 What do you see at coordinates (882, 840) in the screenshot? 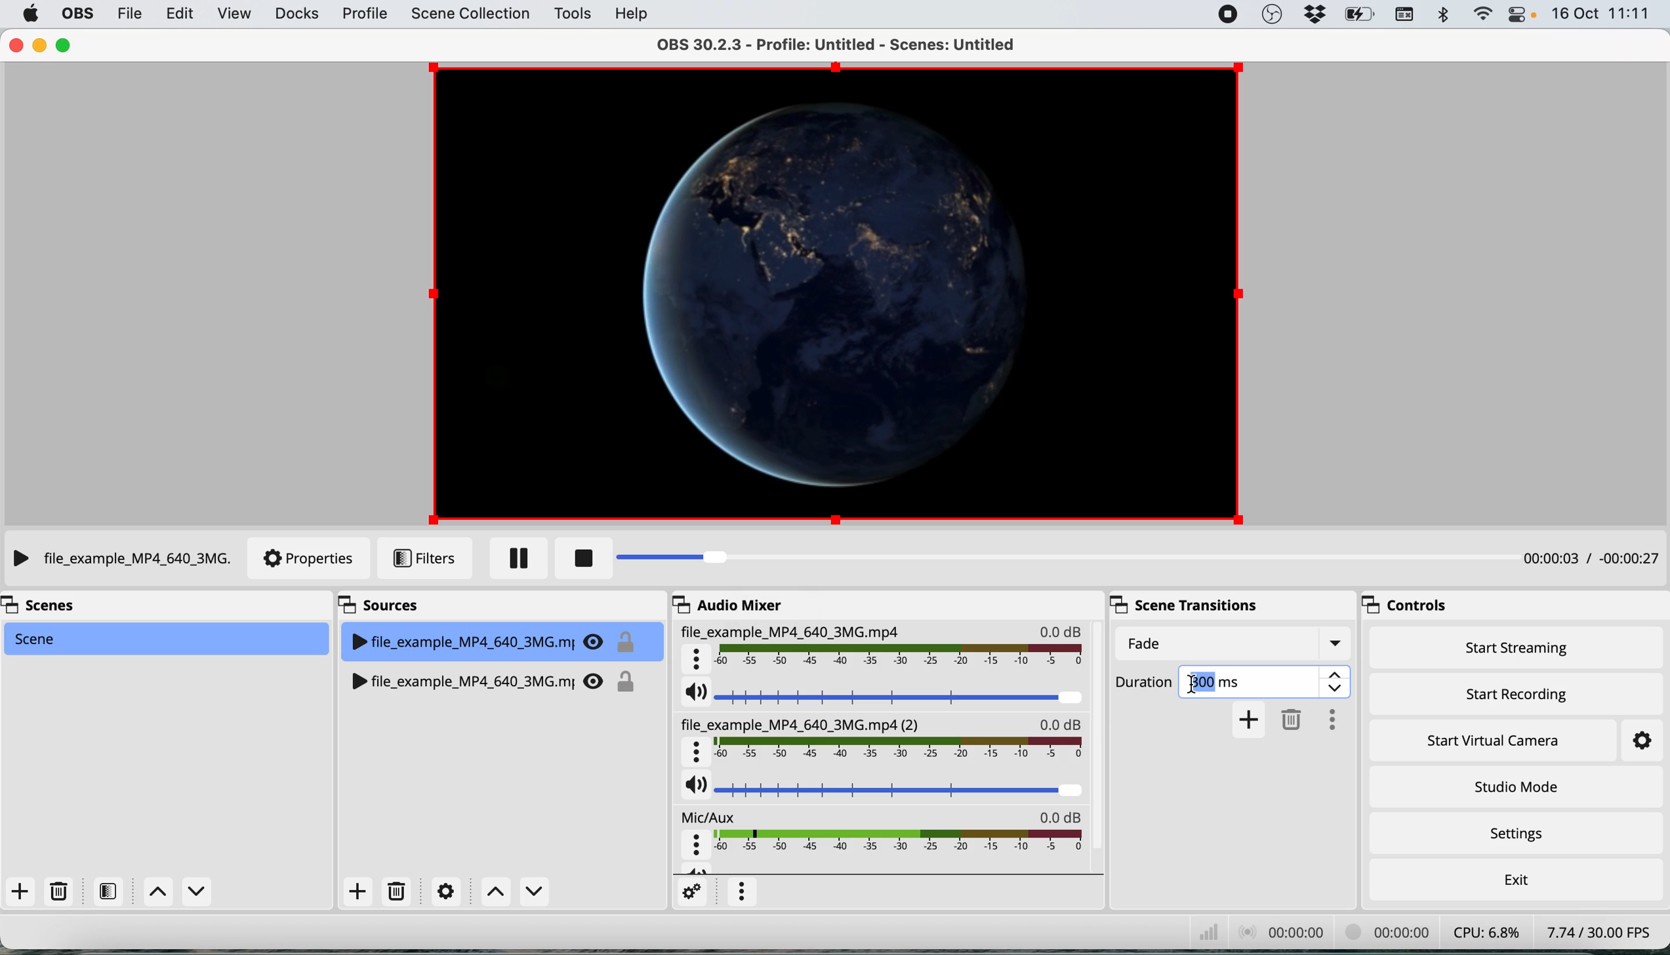
I see `mic aux audio` at bounding box center [882, 840].